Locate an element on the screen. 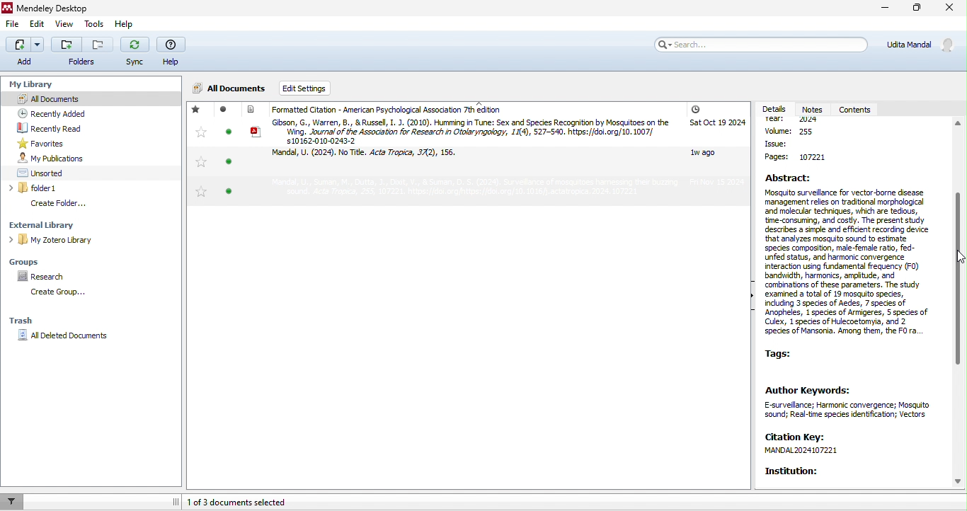 The width and height of the screenshot is (967, 511). volume is located at coordinates (801, 132).